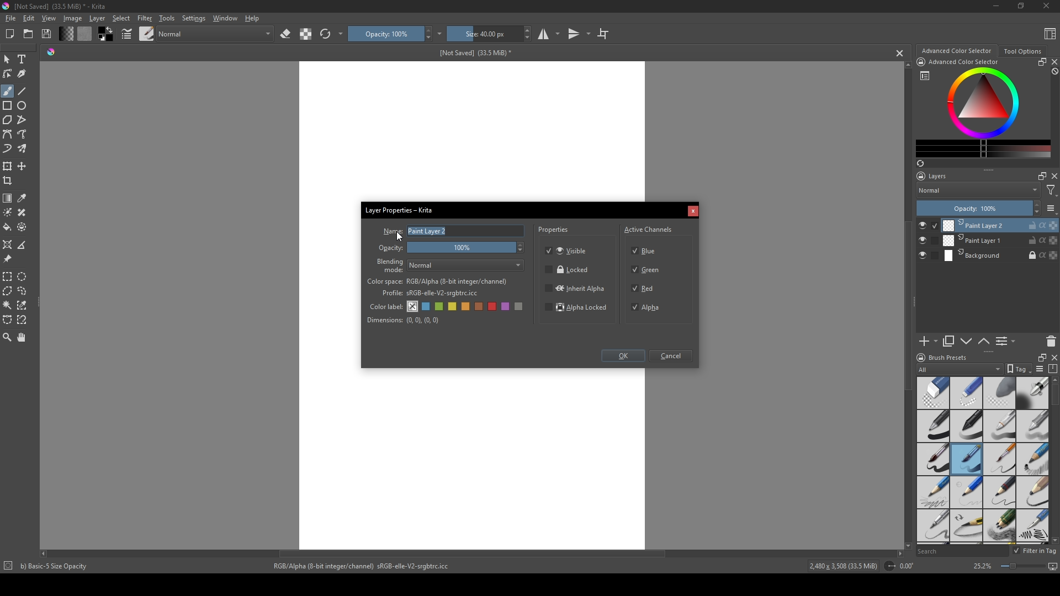 Image resolution: width=1060 pixels, height=596 pixels. I want to click on measure, so click(24, 245).